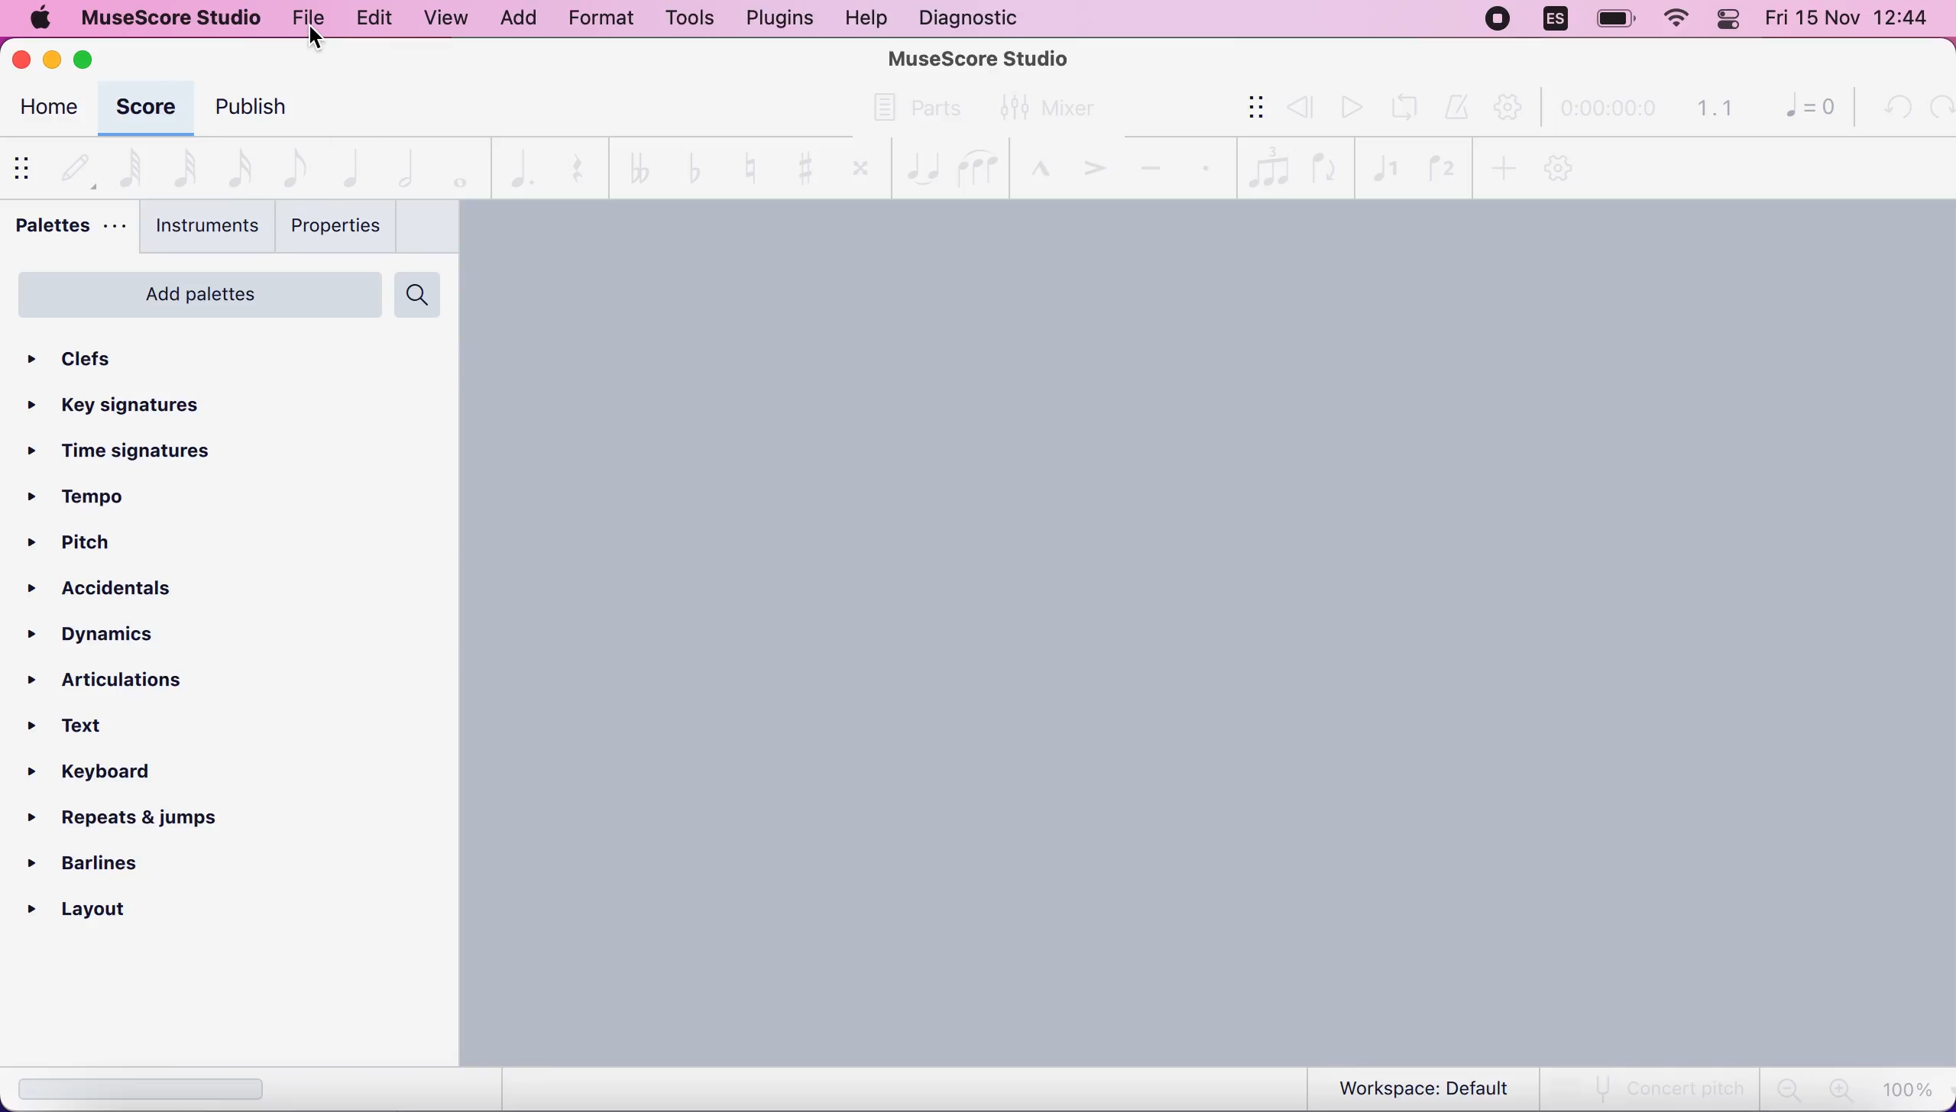  I want to click on tempo, so click(83, 497).